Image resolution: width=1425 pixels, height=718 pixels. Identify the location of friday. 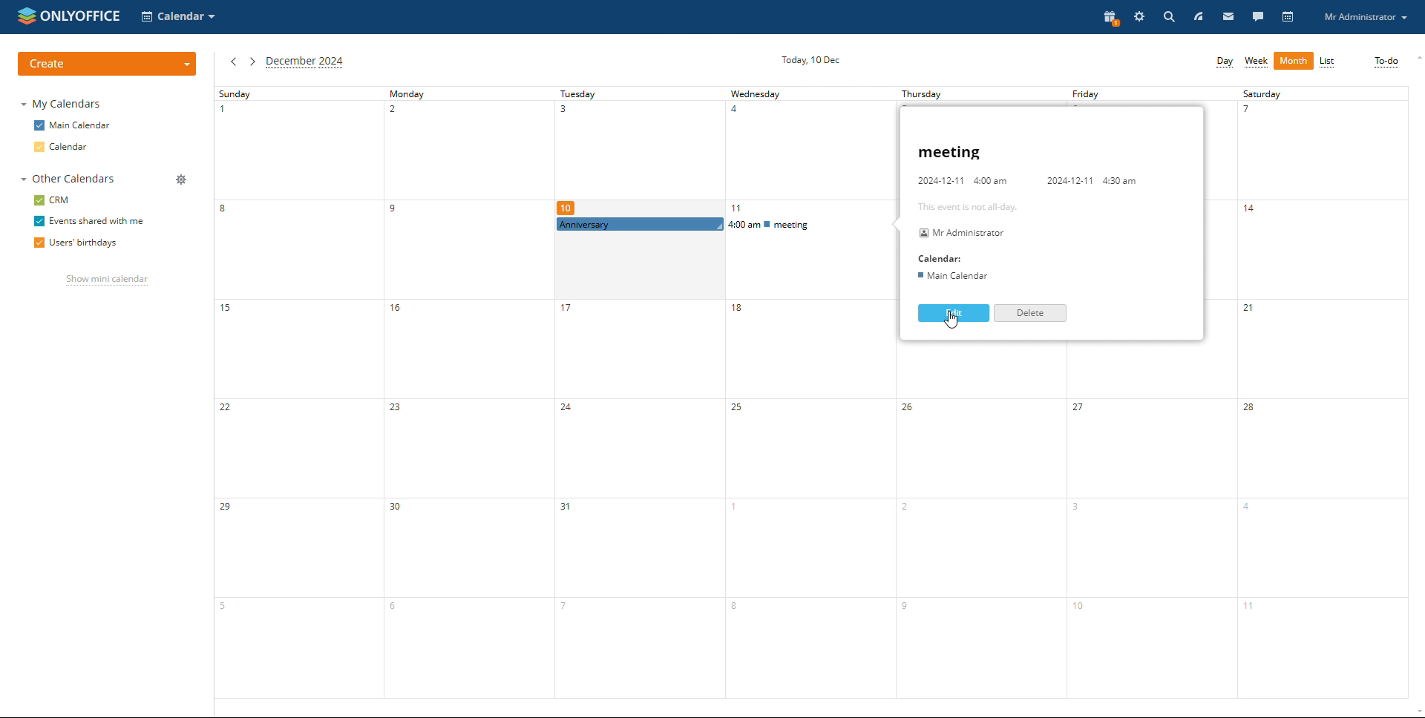
(1149, 520).